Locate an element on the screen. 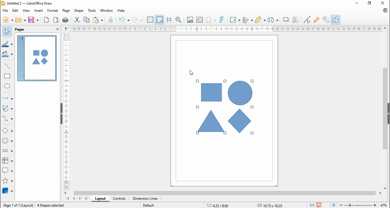 This screenshot has width=390, height=208. copy is located at coordinates (87, 19).